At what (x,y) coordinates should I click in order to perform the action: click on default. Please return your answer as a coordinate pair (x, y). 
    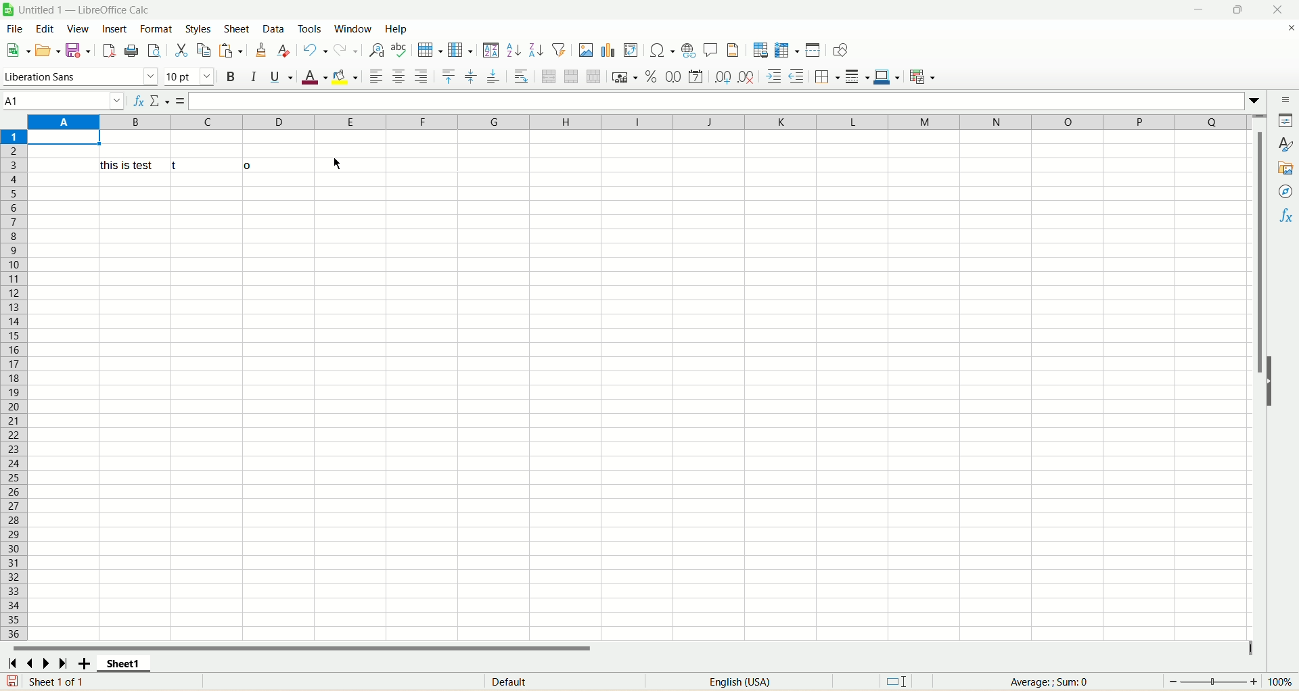
    Looking at the image, I should click on (522, 680).